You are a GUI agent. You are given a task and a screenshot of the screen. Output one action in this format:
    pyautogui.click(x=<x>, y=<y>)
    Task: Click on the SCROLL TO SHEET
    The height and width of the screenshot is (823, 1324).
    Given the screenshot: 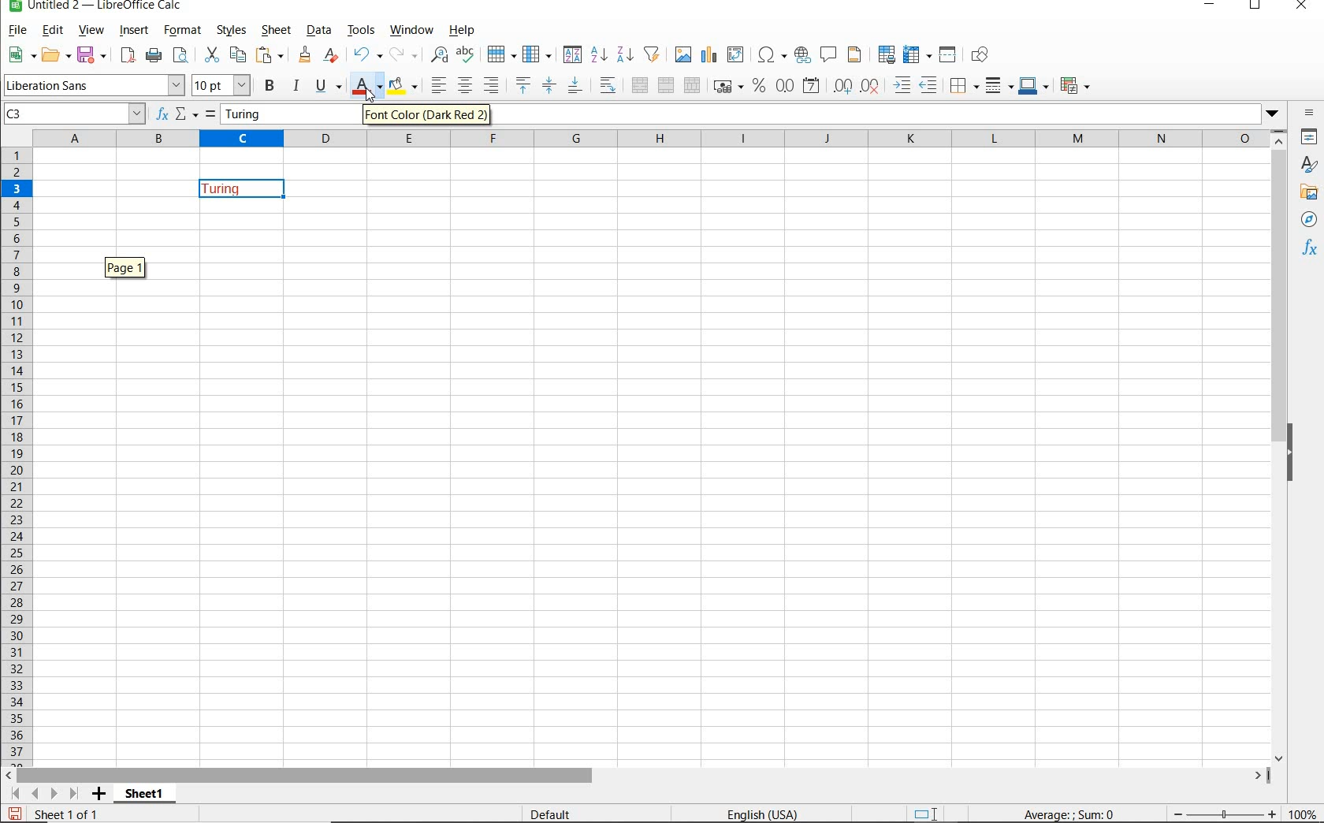 What is the action you would take?
    pyautogui.click(x=42, y=794)
    